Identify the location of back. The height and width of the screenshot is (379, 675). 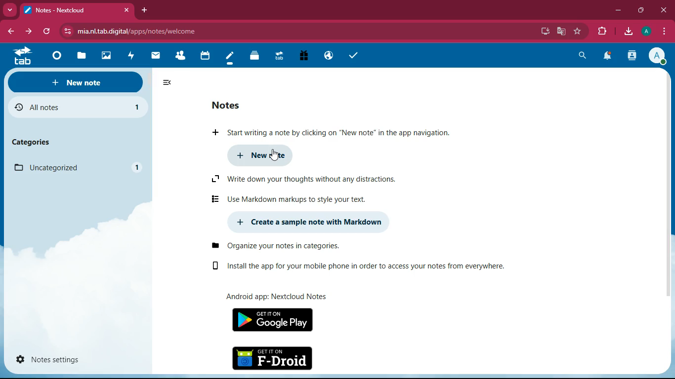
(8, 31).